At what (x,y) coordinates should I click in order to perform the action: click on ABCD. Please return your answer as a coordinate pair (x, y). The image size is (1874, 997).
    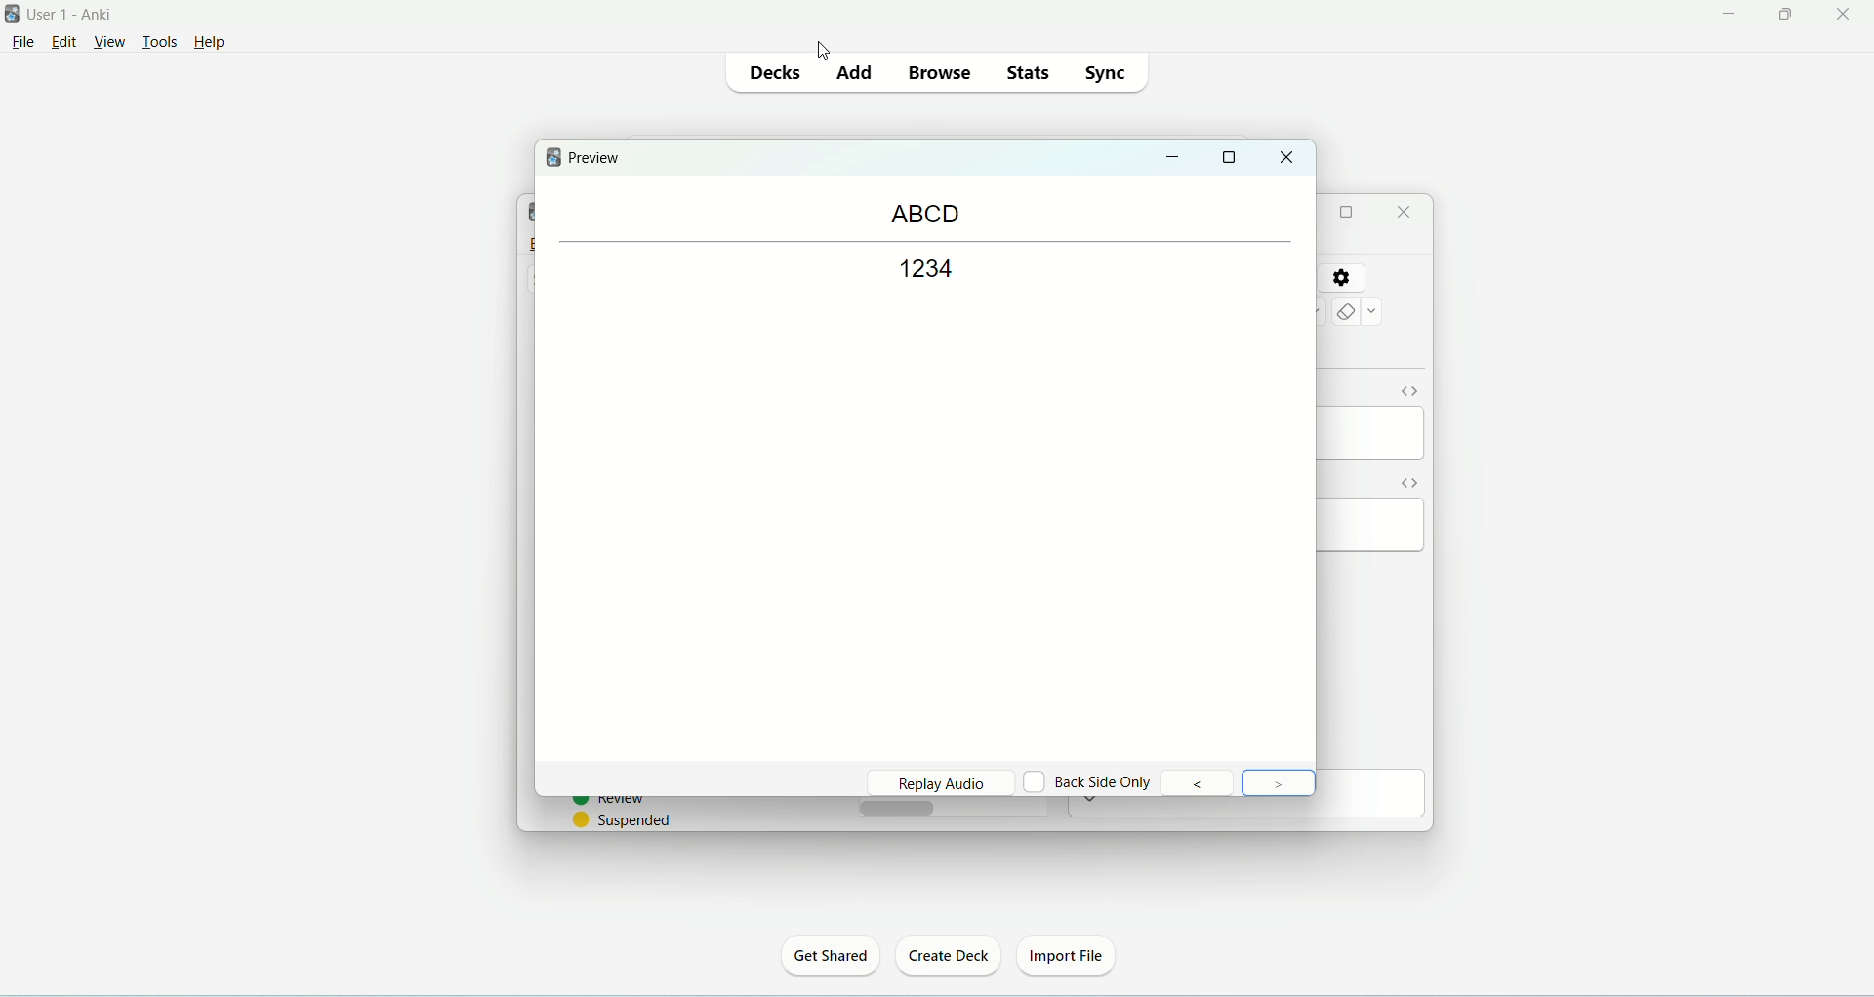
    Looking at the image, I should click on (926, 215).